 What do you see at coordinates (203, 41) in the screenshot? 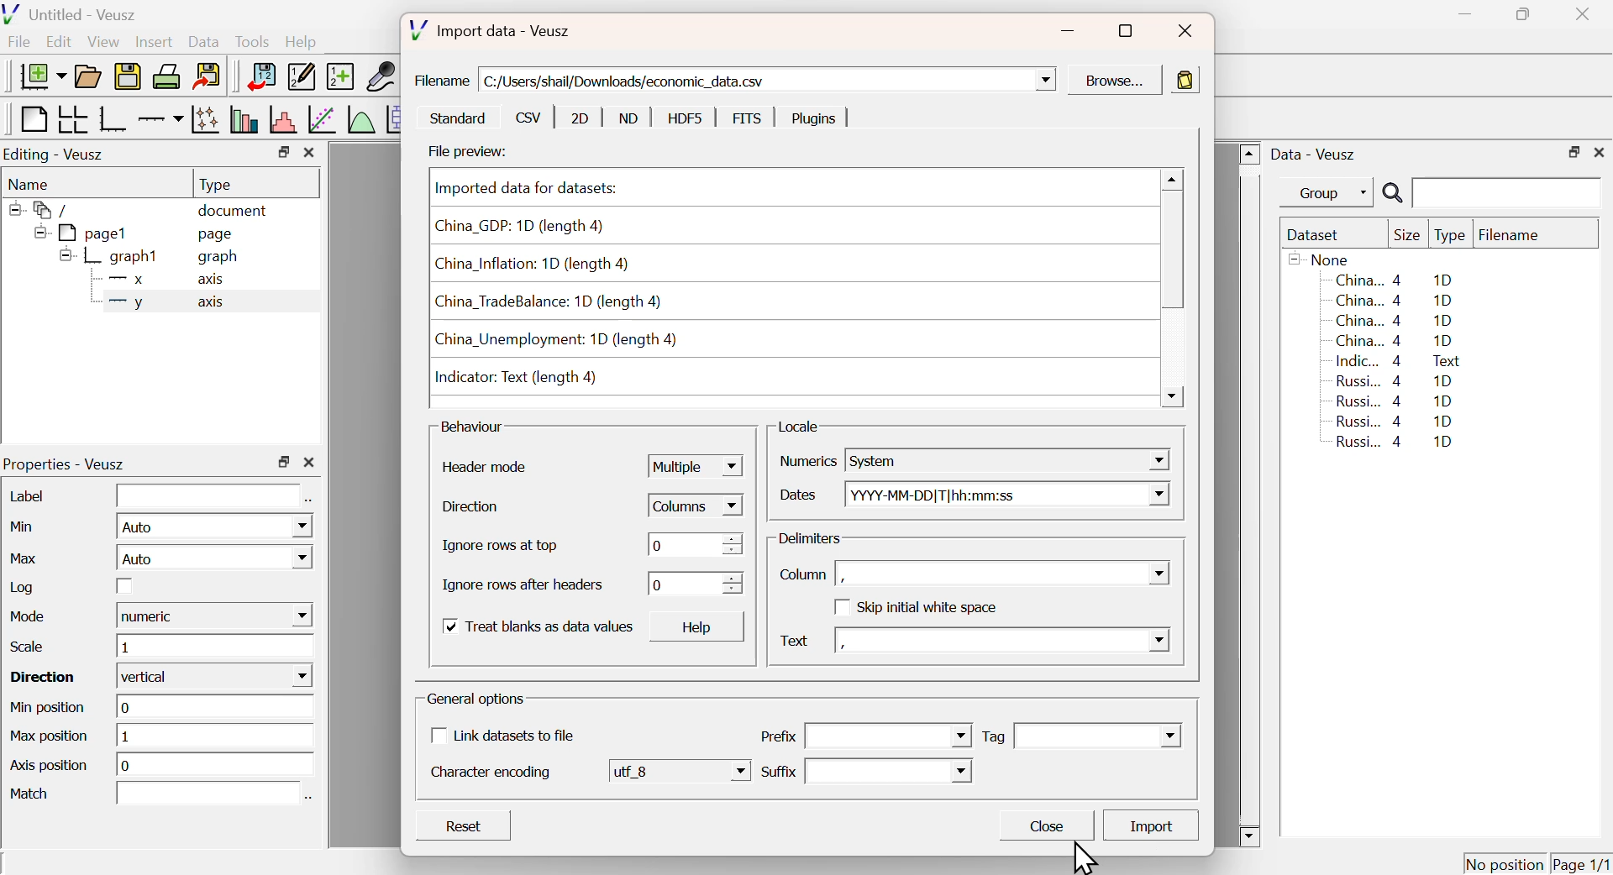
I see `Data` at bounding box center [203, 41].